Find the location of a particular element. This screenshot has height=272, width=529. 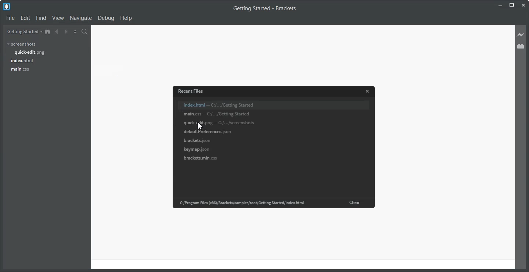

Extension Manager is located at coordinates (521, 46).